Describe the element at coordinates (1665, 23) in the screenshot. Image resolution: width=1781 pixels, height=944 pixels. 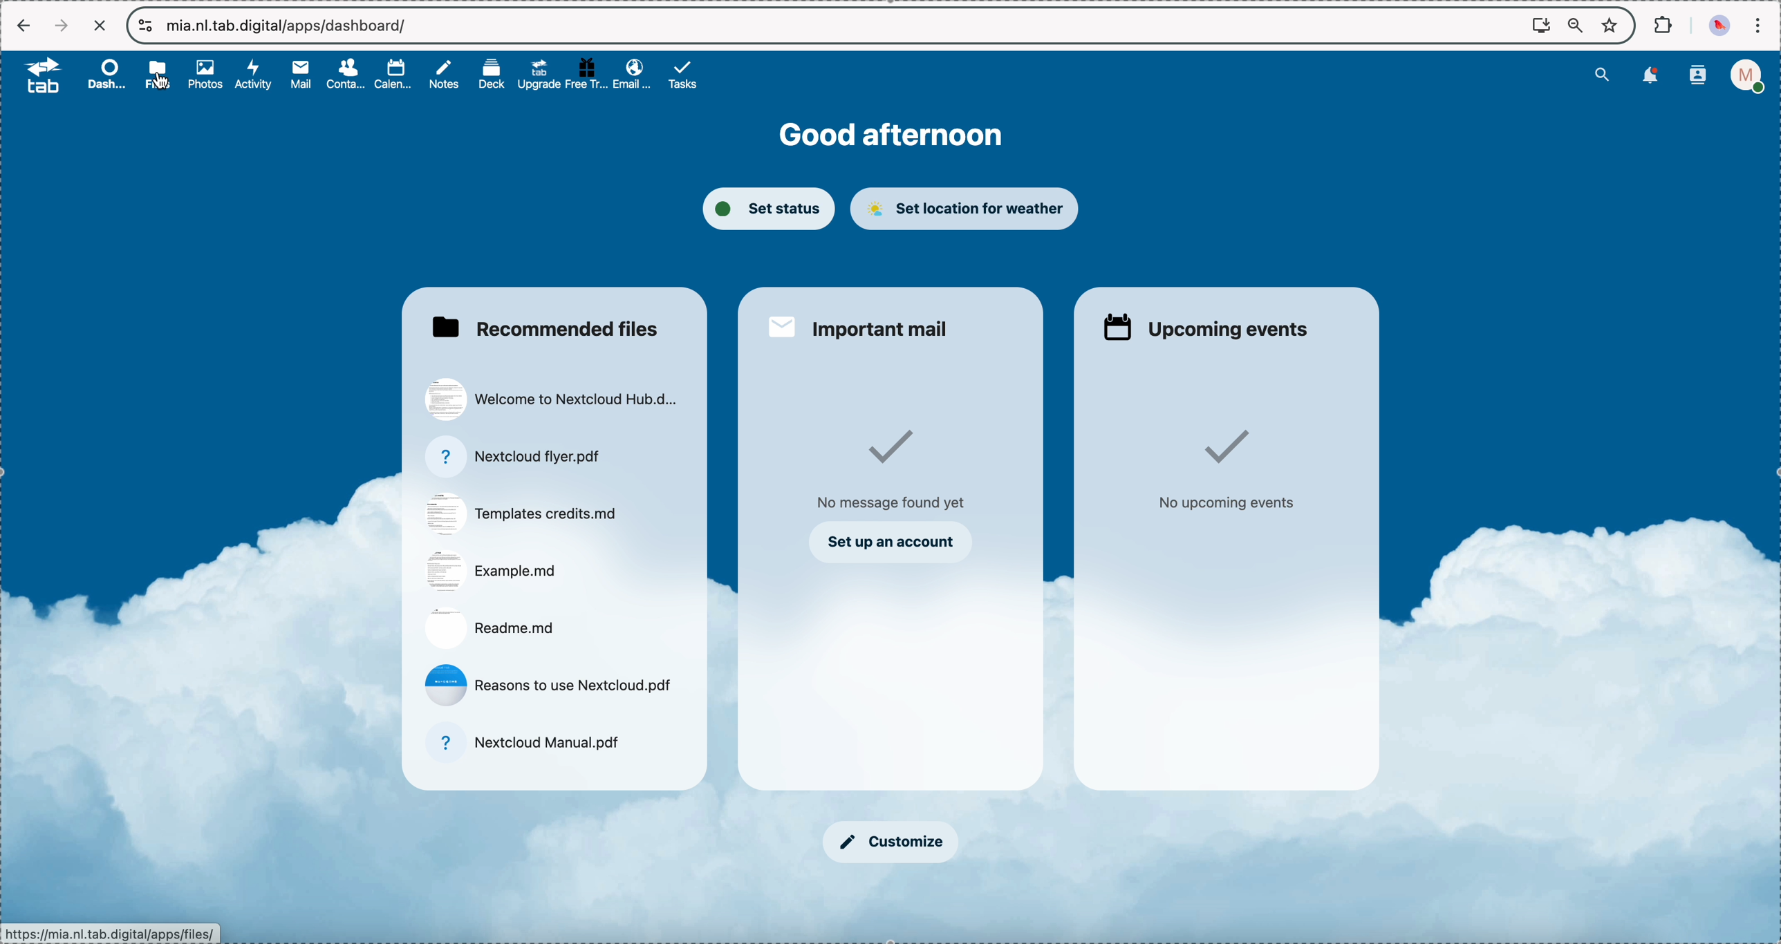
I see `extensions` at that location.